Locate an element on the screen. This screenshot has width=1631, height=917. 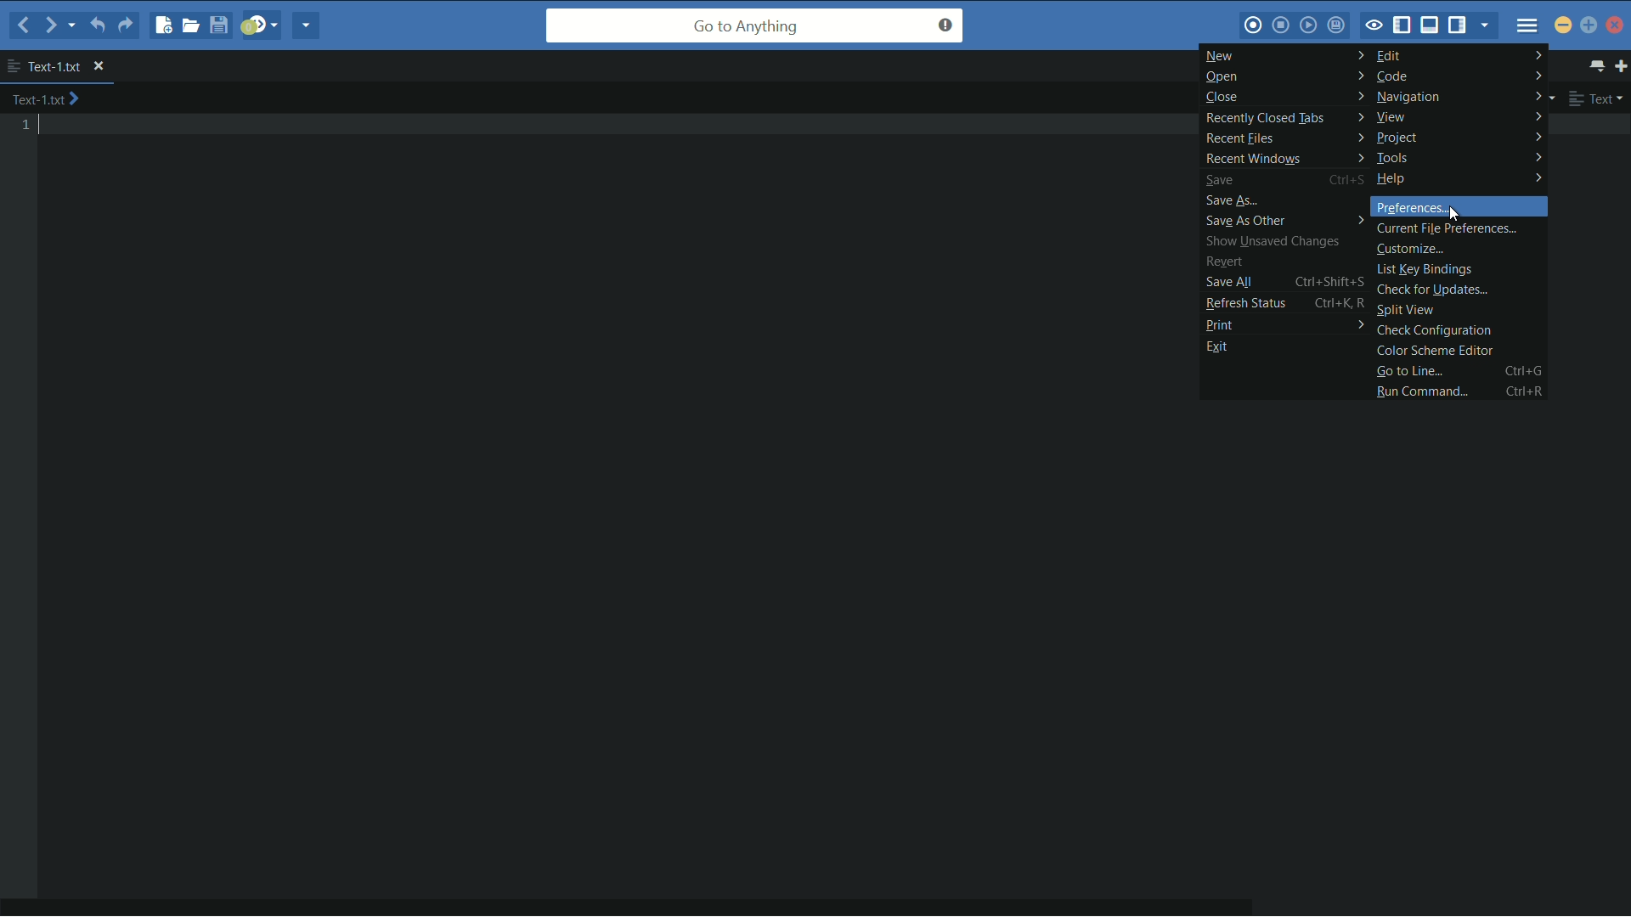
save as other is located at coordinates (1282, 222).